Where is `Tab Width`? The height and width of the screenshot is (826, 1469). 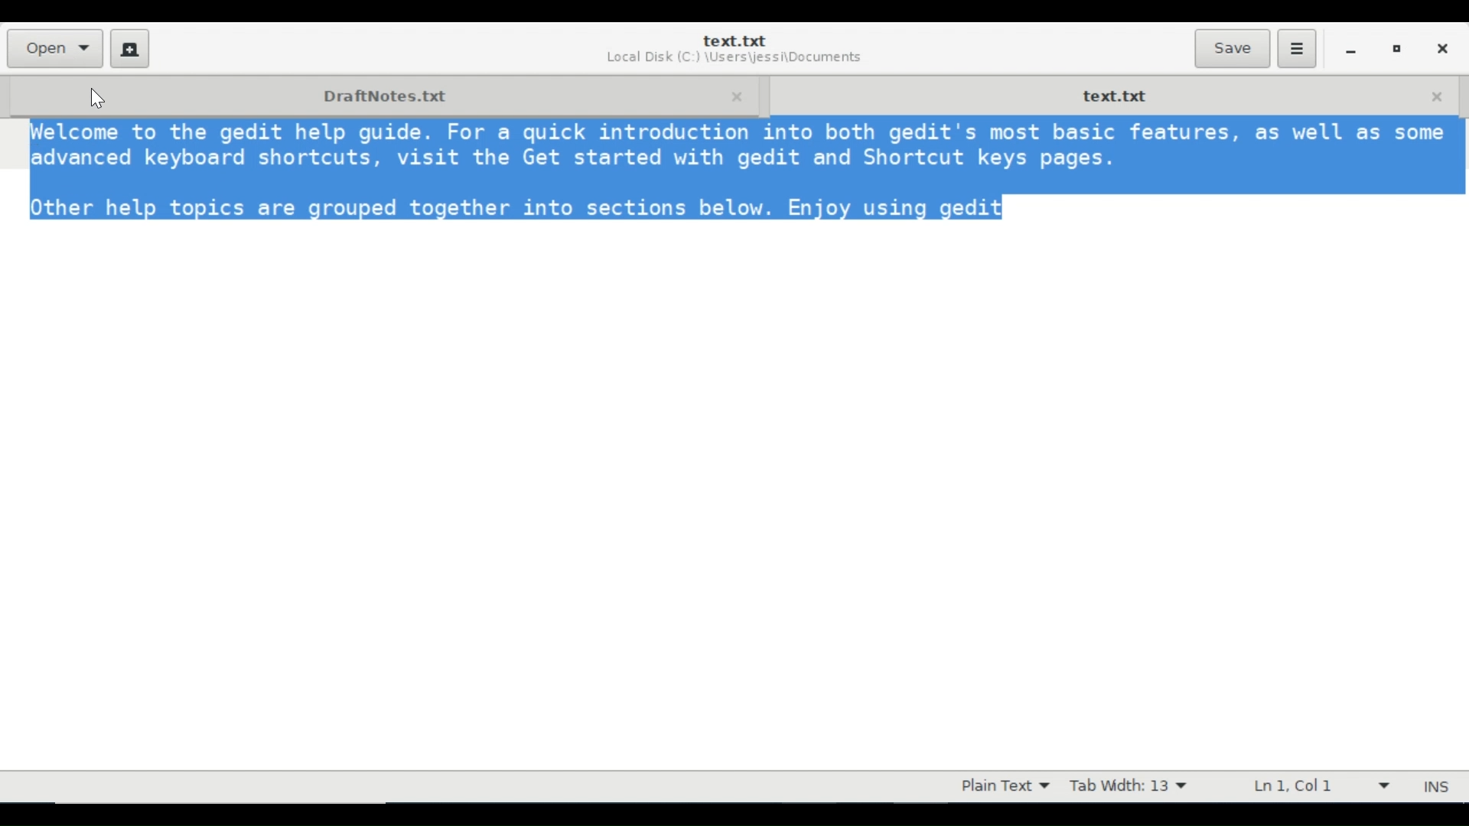
Tab Width is located at coordinates (1128, 786).